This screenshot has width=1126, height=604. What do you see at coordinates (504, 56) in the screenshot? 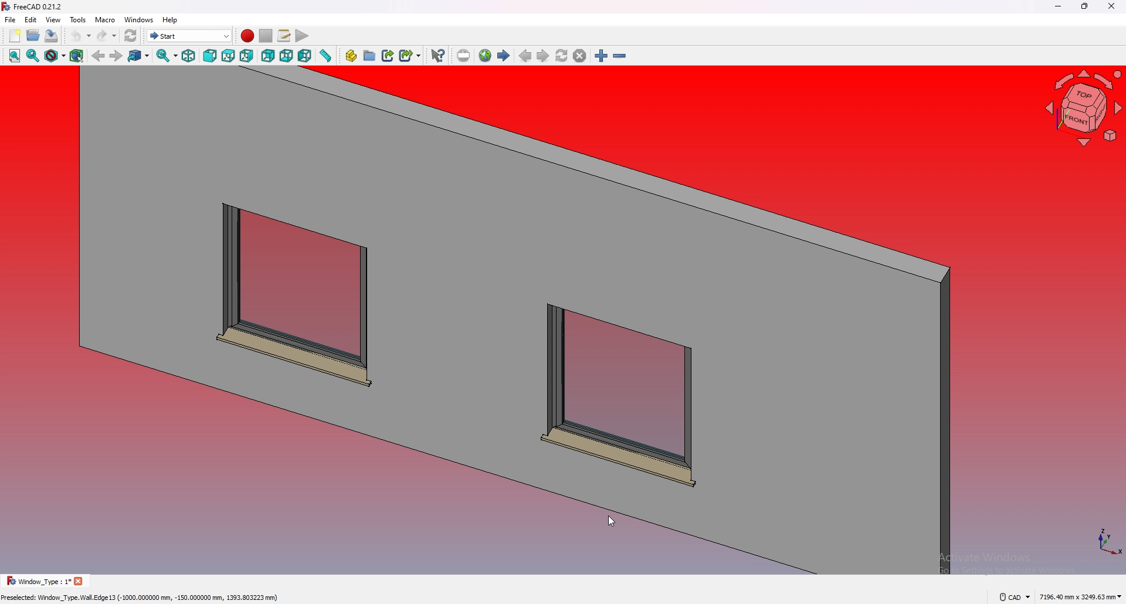
I see `start page` at bounding box center [504, 56].